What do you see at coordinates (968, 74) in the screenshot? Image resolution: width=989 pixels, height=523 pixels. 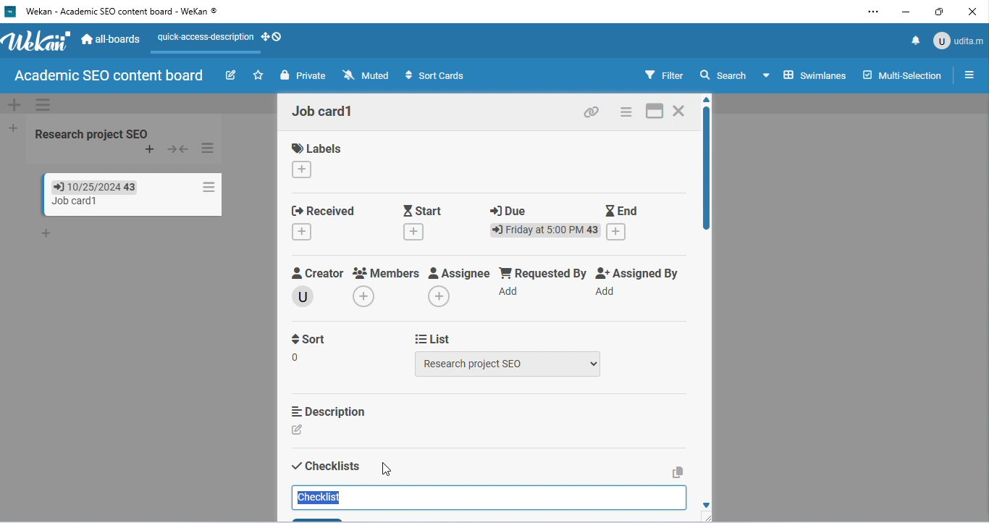 I see `open / close side bar` at bounding box center [968, 74].